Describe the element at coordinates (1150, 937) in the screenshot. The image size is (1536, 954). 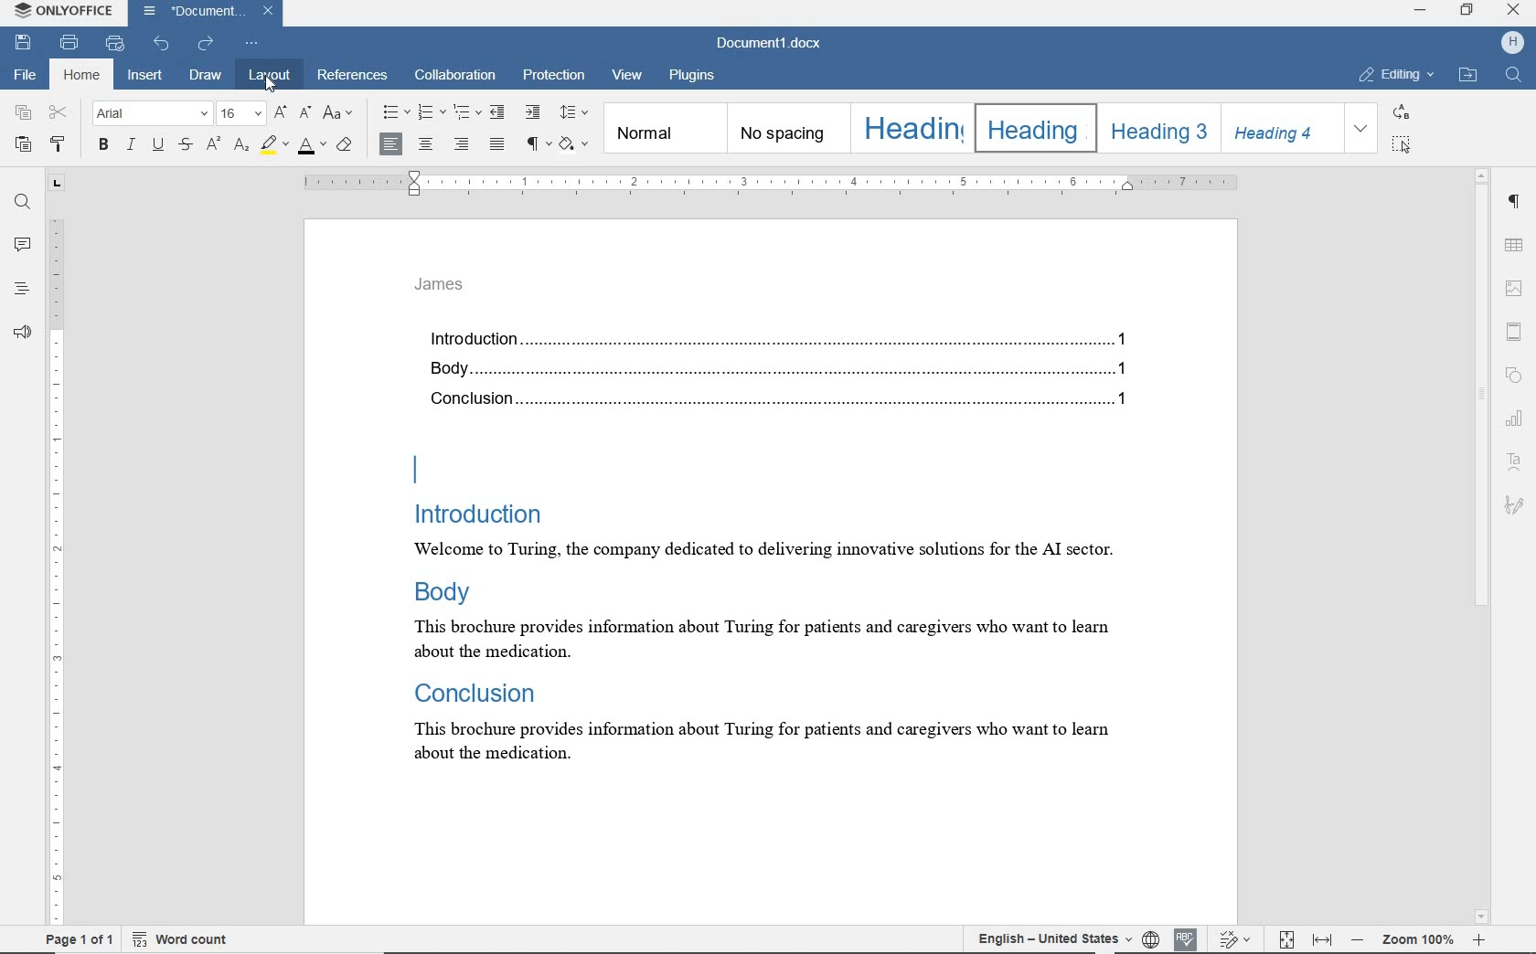
I see `set document language` at that location.